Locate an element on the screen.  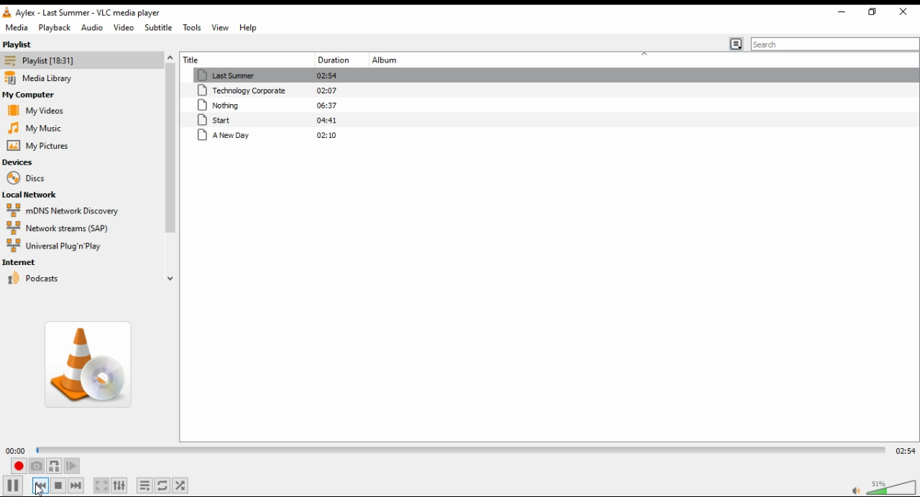
seek bar is located at coordinates (460, 450).